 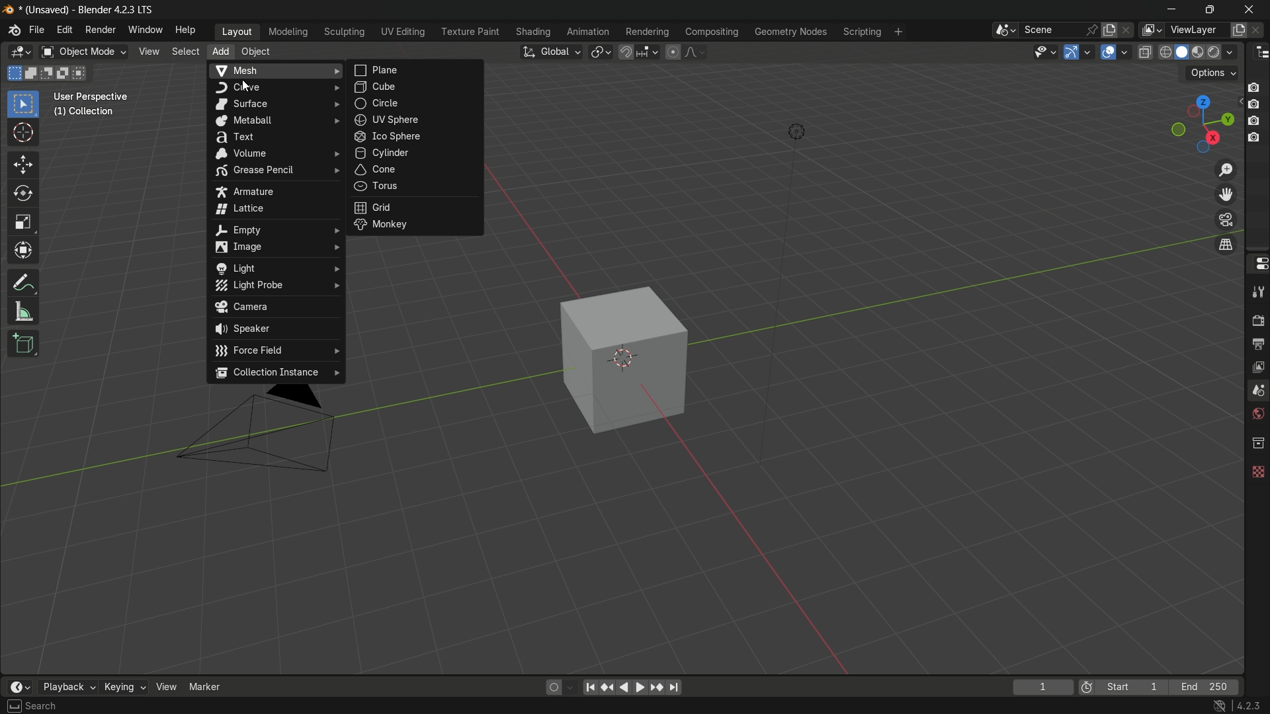 What do you see at coordinates (592, 688) in the screenshot?
I see `move to the beginning` at bounding box center [592, 688].